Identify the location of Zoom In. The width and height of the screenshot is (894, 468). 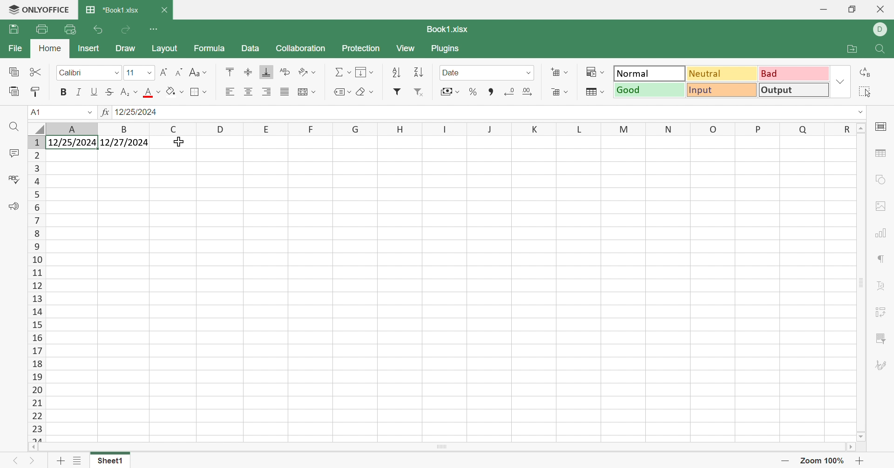
(861, 460).